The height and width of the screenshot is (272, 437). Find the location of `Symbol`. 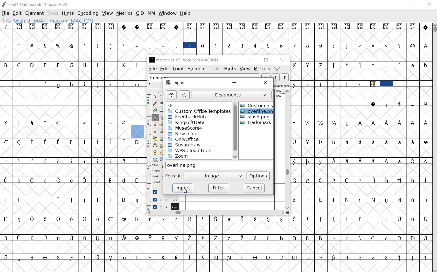

Symbol is located at coordinates (99, 180).